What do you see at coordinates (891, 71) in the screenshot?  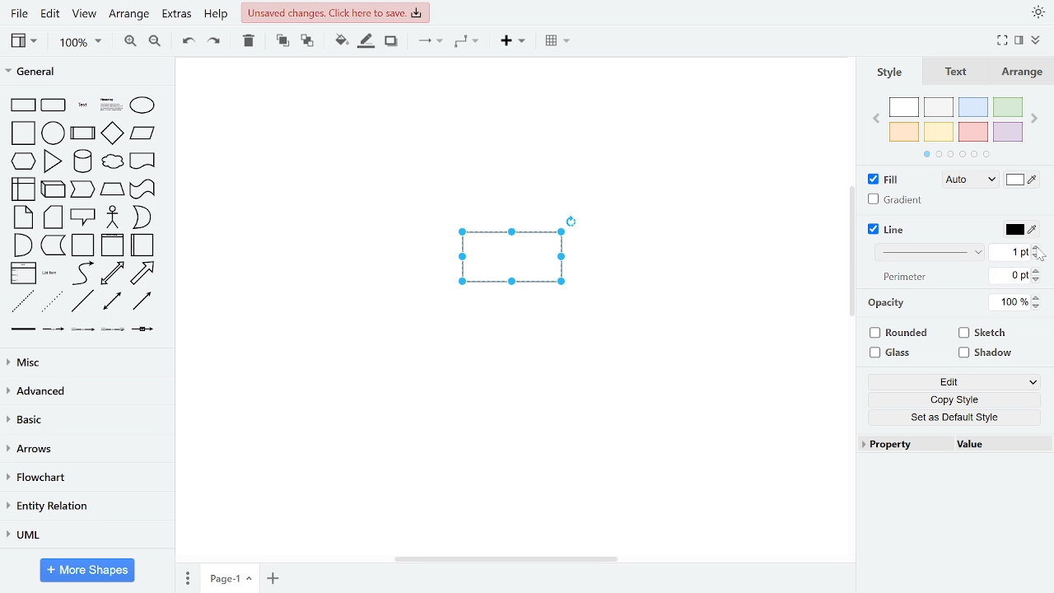 I see `style` at bounding box center [891, 71].